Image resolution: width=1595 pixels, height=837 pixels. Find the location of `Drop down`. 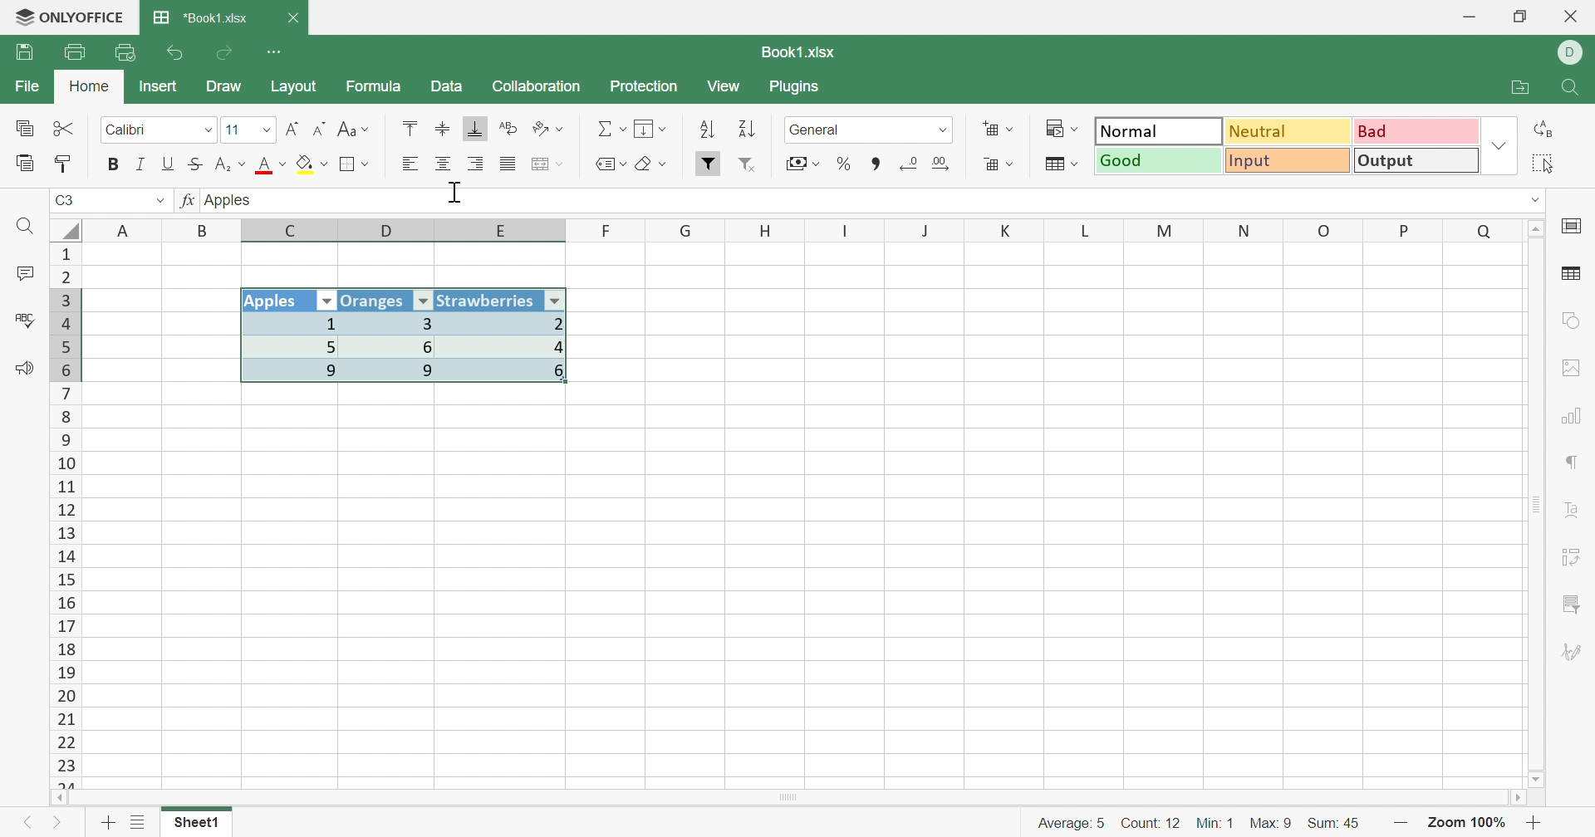

Drop down is located at coordinates (944, 130).